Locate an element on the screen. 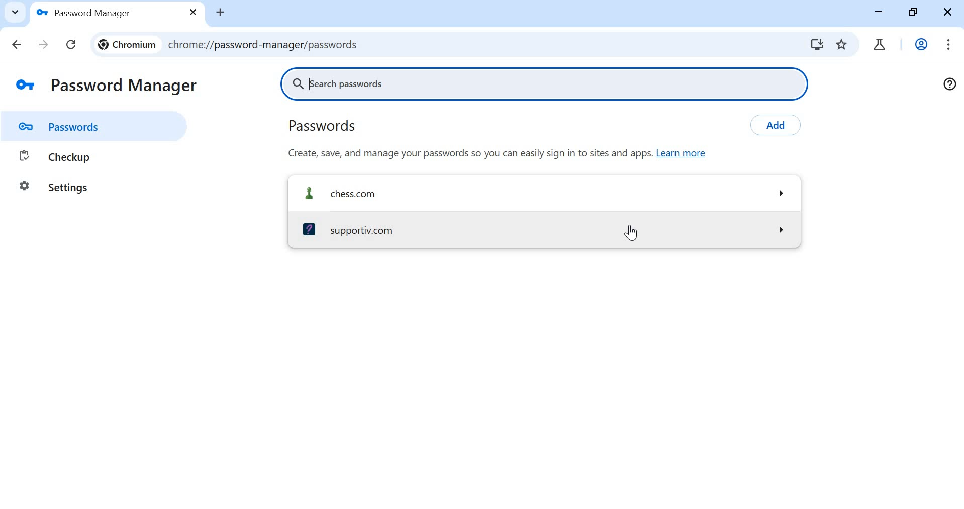  search tabs is located at coordinates (14, 11).